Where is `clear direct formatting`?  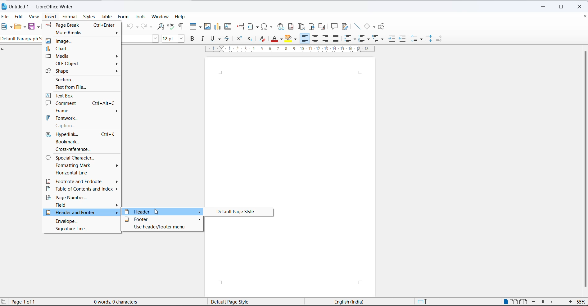
clear direct formatting is located at coordinates (263, 38).